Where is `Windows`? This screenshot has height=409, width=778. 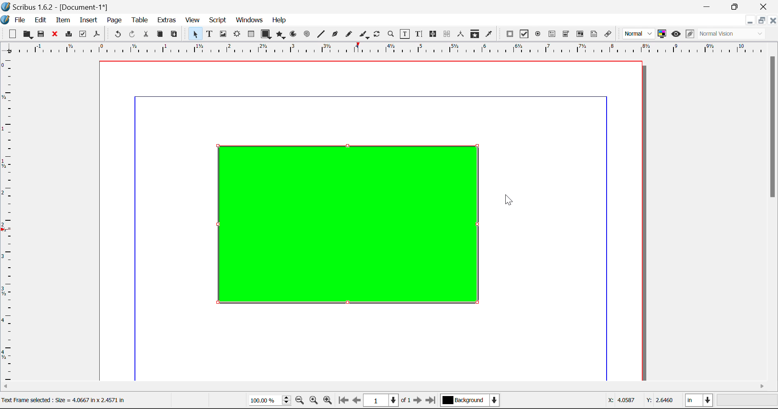 Windows is located at coordinates (249, 21).